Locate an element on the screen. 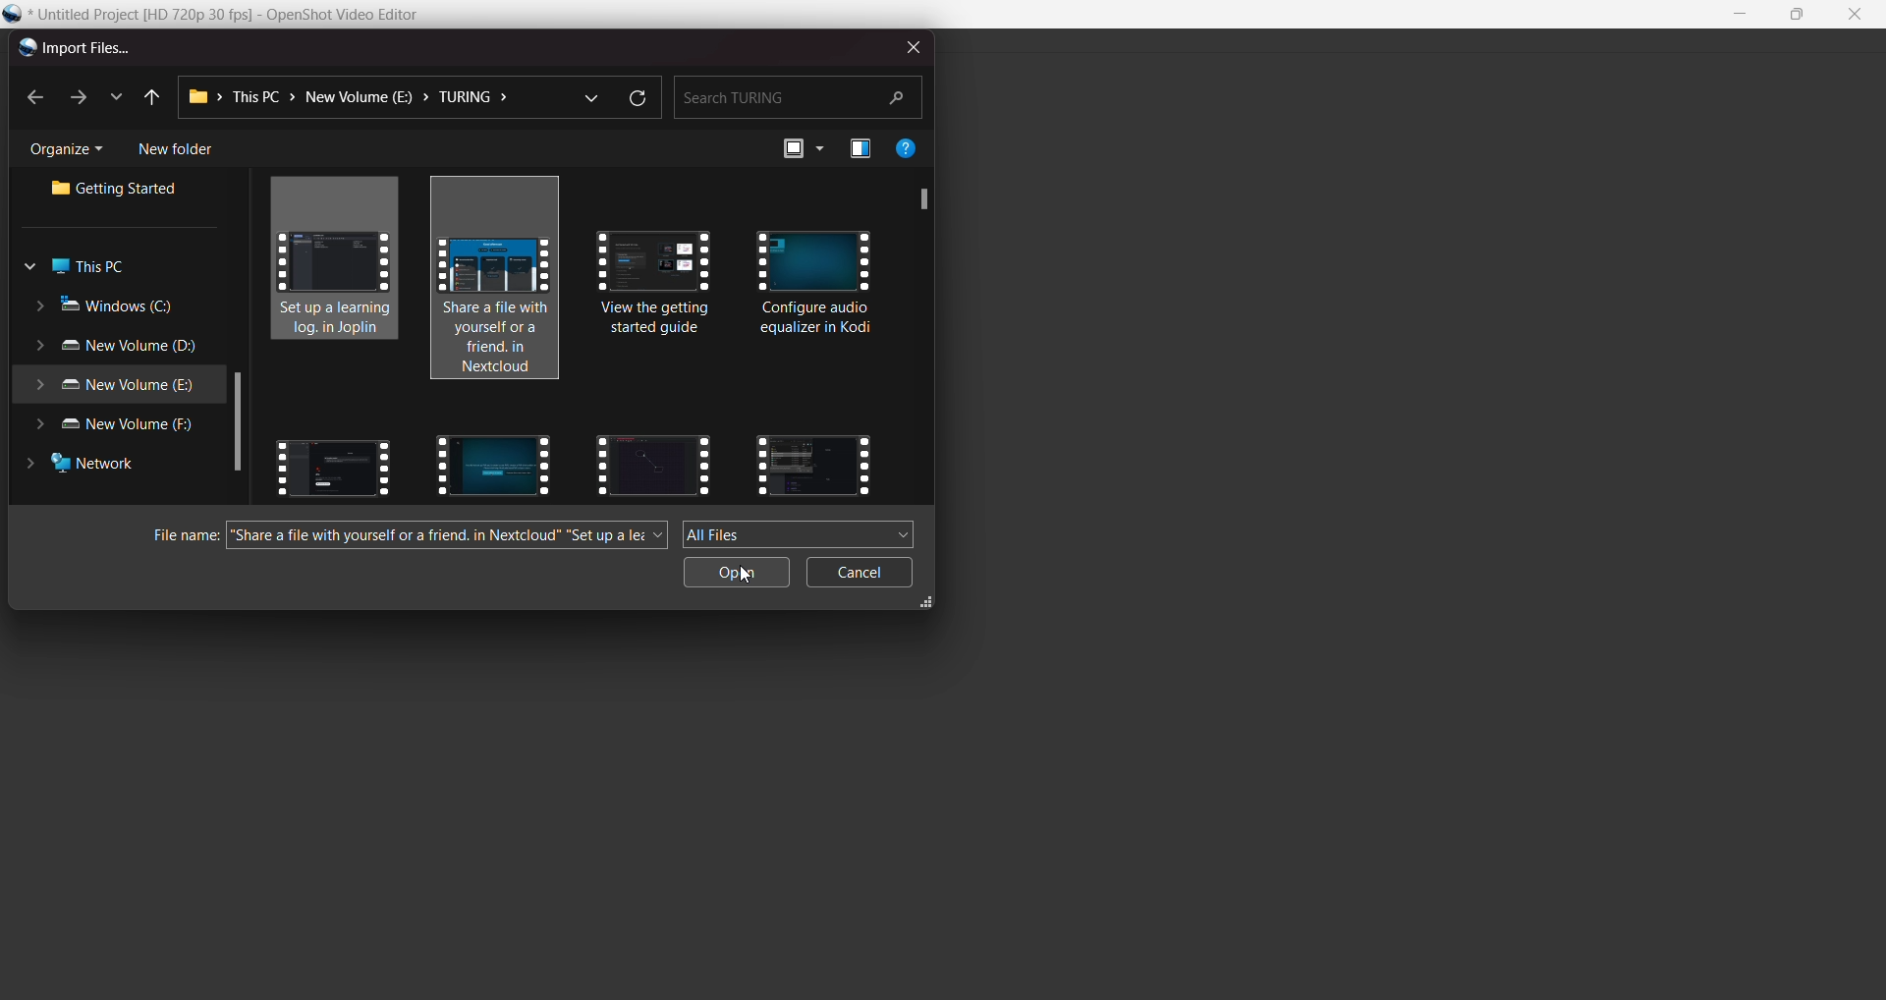 Image resolution: width=1886 pixels, height=1000 pixels. file name is located at coordinates (176, 536).